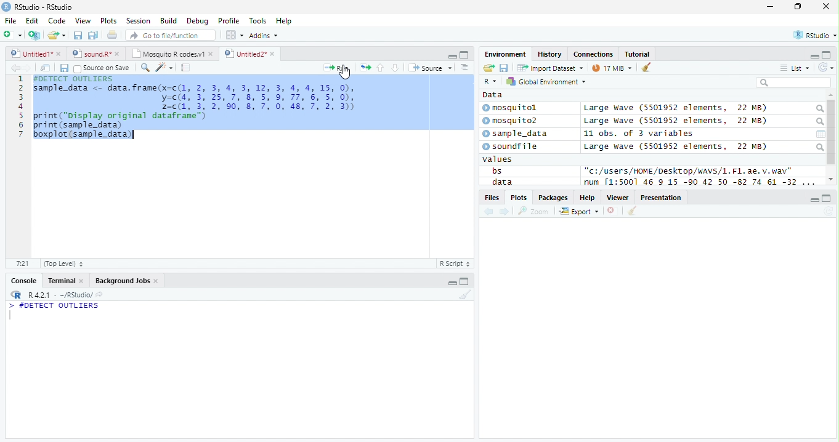 The height and width of the screenshot is (442, 839). I want to click on Save the current document, so click(78, 35).